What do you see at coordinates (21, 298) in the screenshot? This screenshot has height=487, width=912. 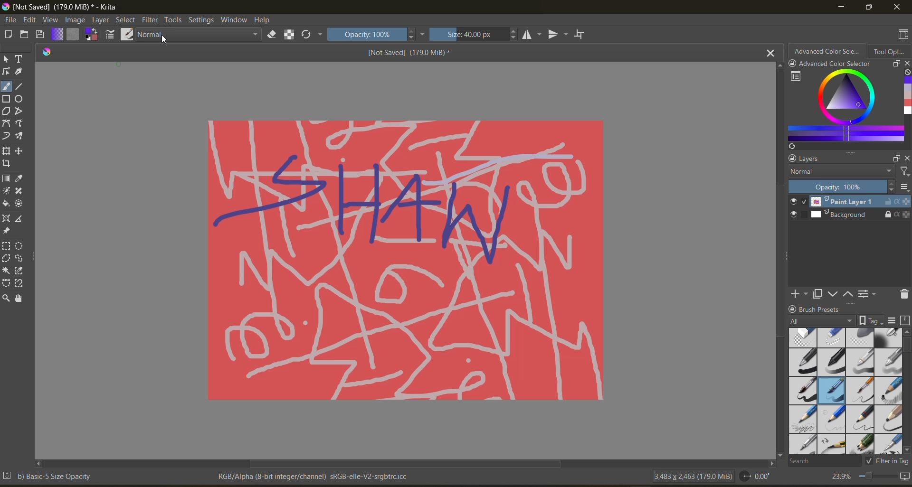 I see `pan tool` at bounding box center [21, 298].